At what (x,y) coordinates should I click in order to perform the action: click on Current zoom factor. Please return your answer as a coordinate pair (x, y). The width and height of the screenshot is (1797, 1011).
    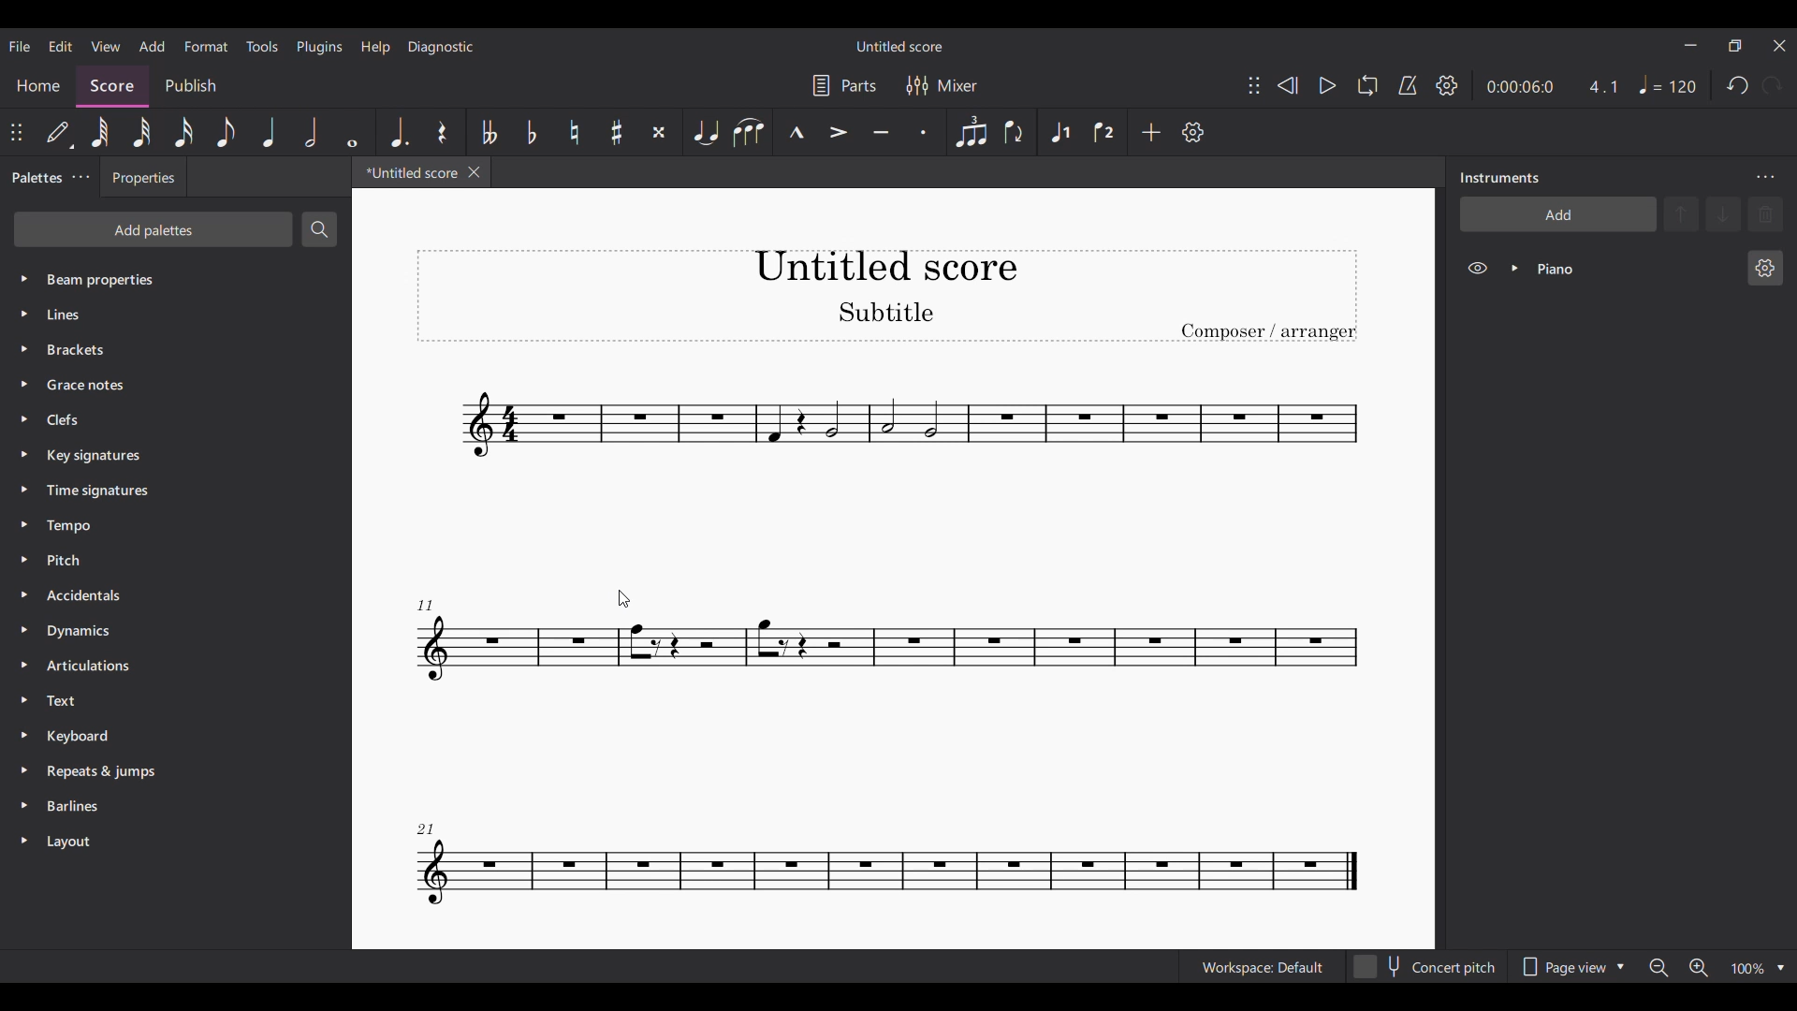
    Looking at the image, I should click on (1748, 968).